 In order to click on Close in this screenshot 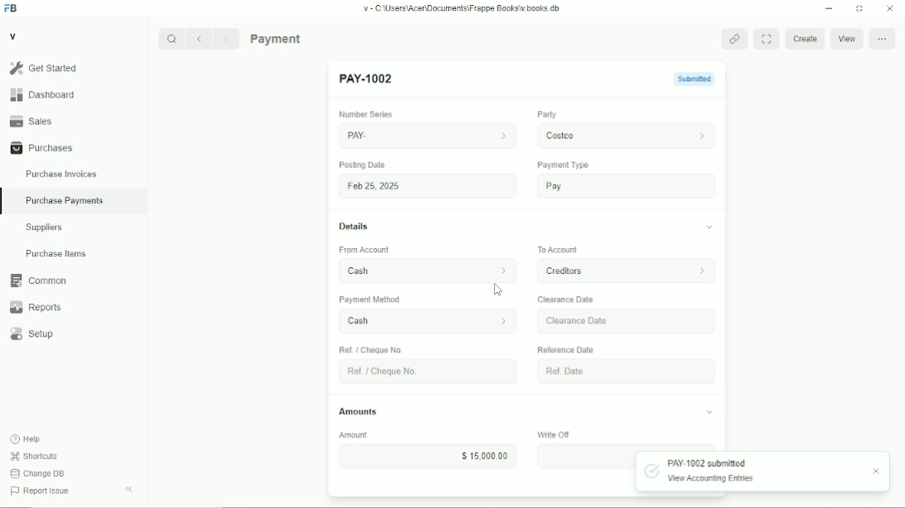, I will do `click(890, 8)`.